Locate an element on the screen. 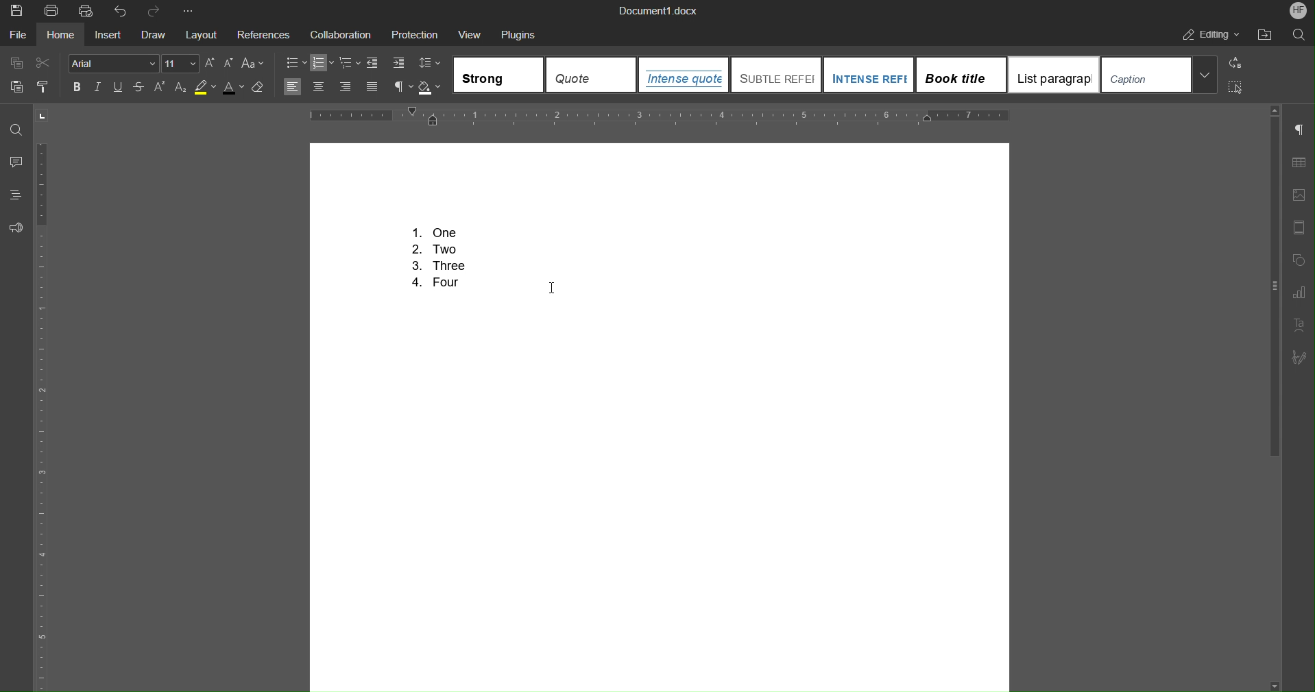  Non-Printing Characters is located at coordinates (1299, 131).